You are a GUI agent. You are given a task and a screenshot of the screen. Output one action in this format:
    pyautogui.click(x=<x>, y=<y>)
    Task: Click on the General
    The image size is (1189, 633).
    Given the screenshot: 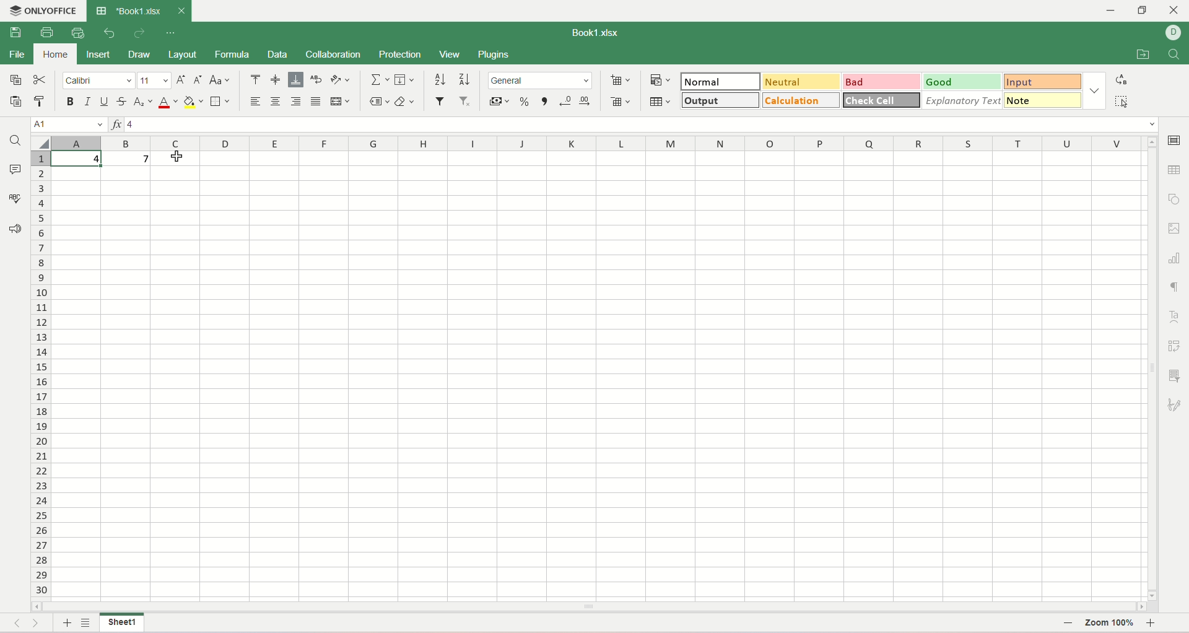 What is the action you would take?
    pyautogui.click(x=540, y=81)
    